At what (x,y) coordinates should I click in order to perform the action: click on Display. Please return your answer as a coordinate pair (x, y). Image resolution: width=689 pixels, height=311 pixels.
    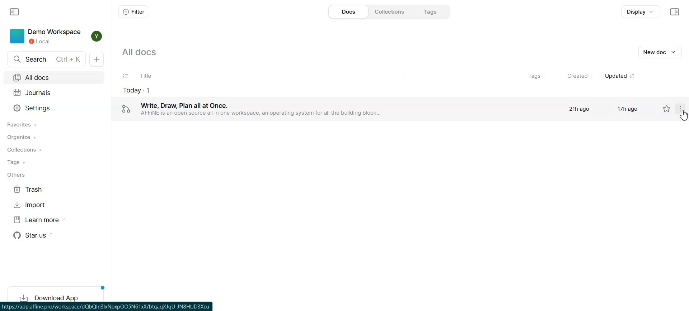
    Looking at the image, I should click on (641, 12).